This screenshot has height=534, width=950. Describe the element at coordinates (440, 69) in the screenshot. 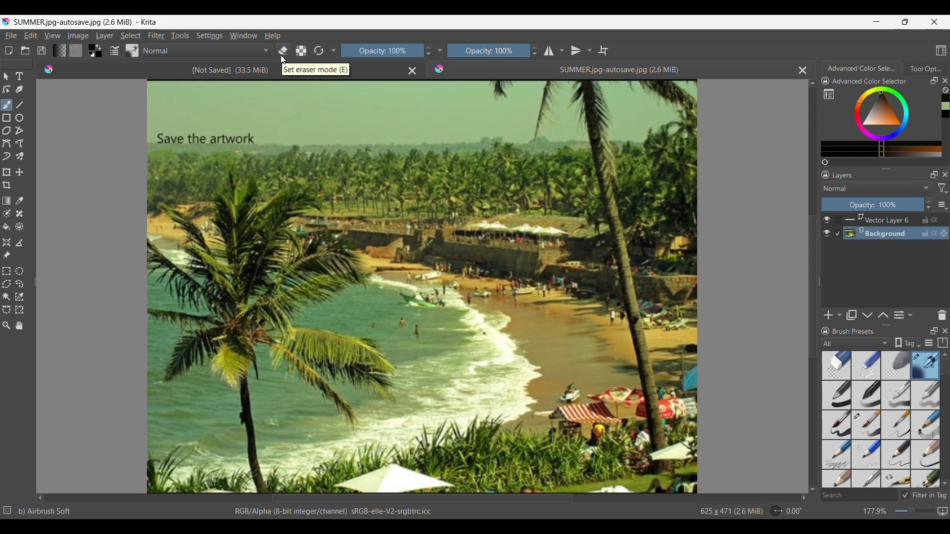

I see `Logo` at that location.